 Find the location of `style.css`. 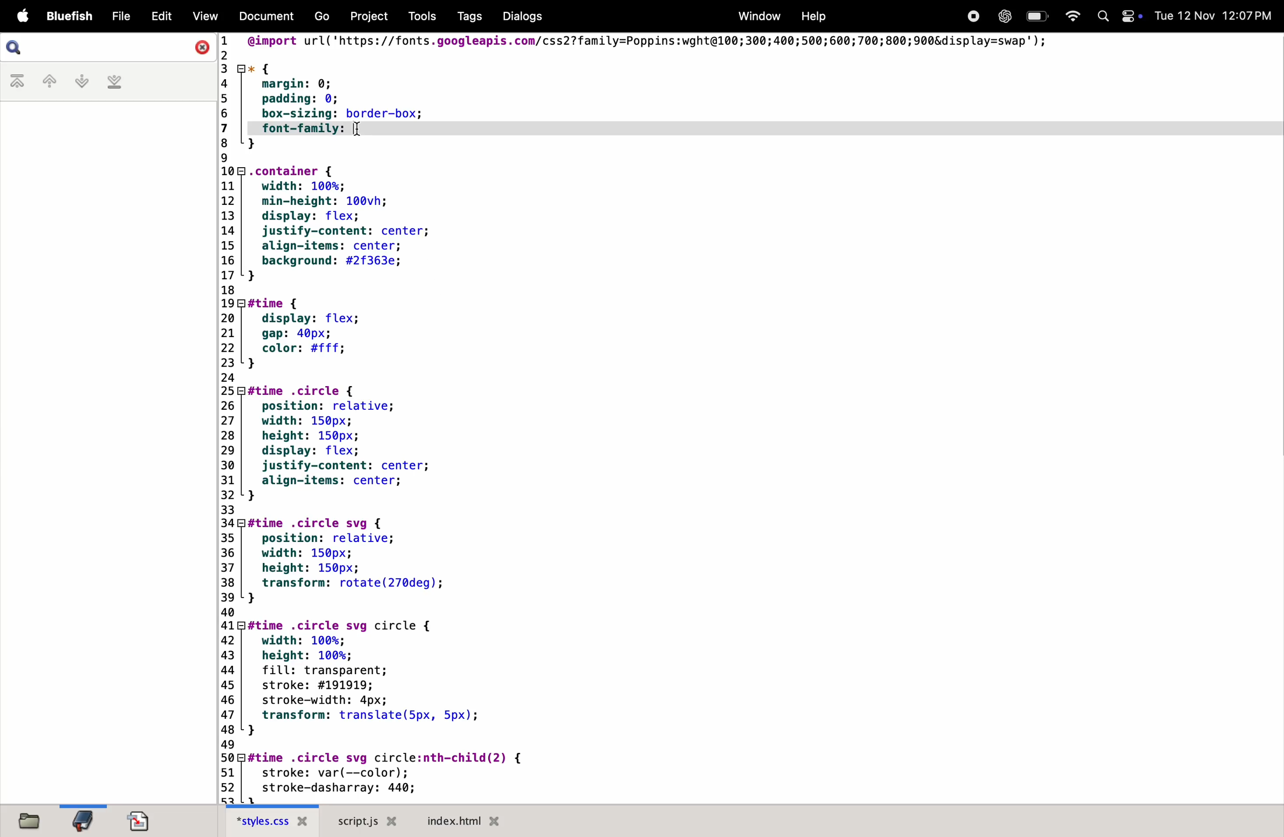

style.css is located at coordinates (277, 821).